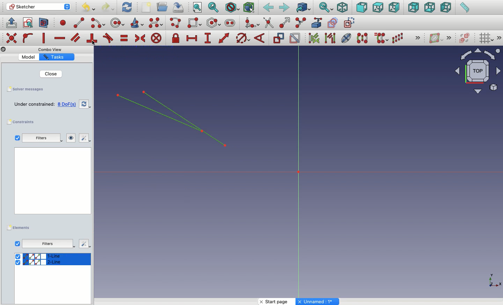  Describe the element at coordinates (108, 38) in the screenshot. I see `Constrain tangent` at that location.